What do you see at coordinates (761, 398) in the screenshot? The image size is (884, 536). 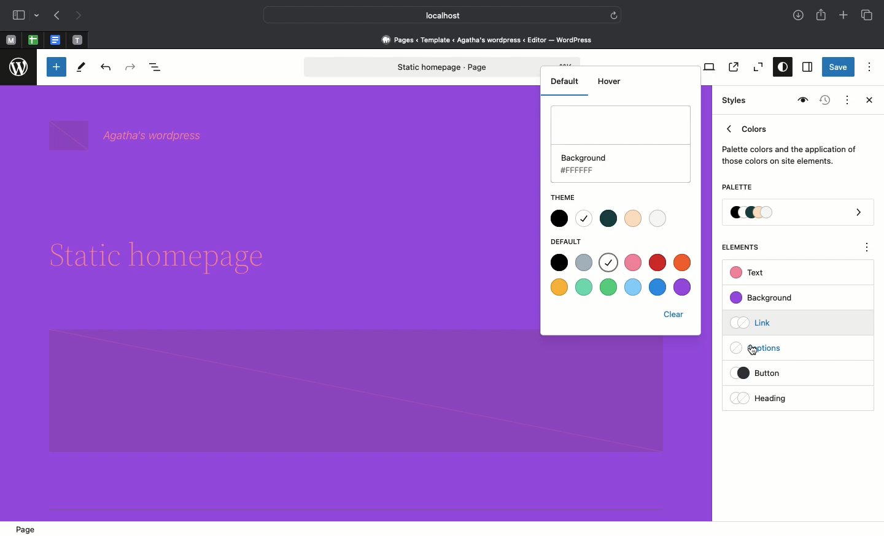 I see `Heading` at bounding box center [761, 398].